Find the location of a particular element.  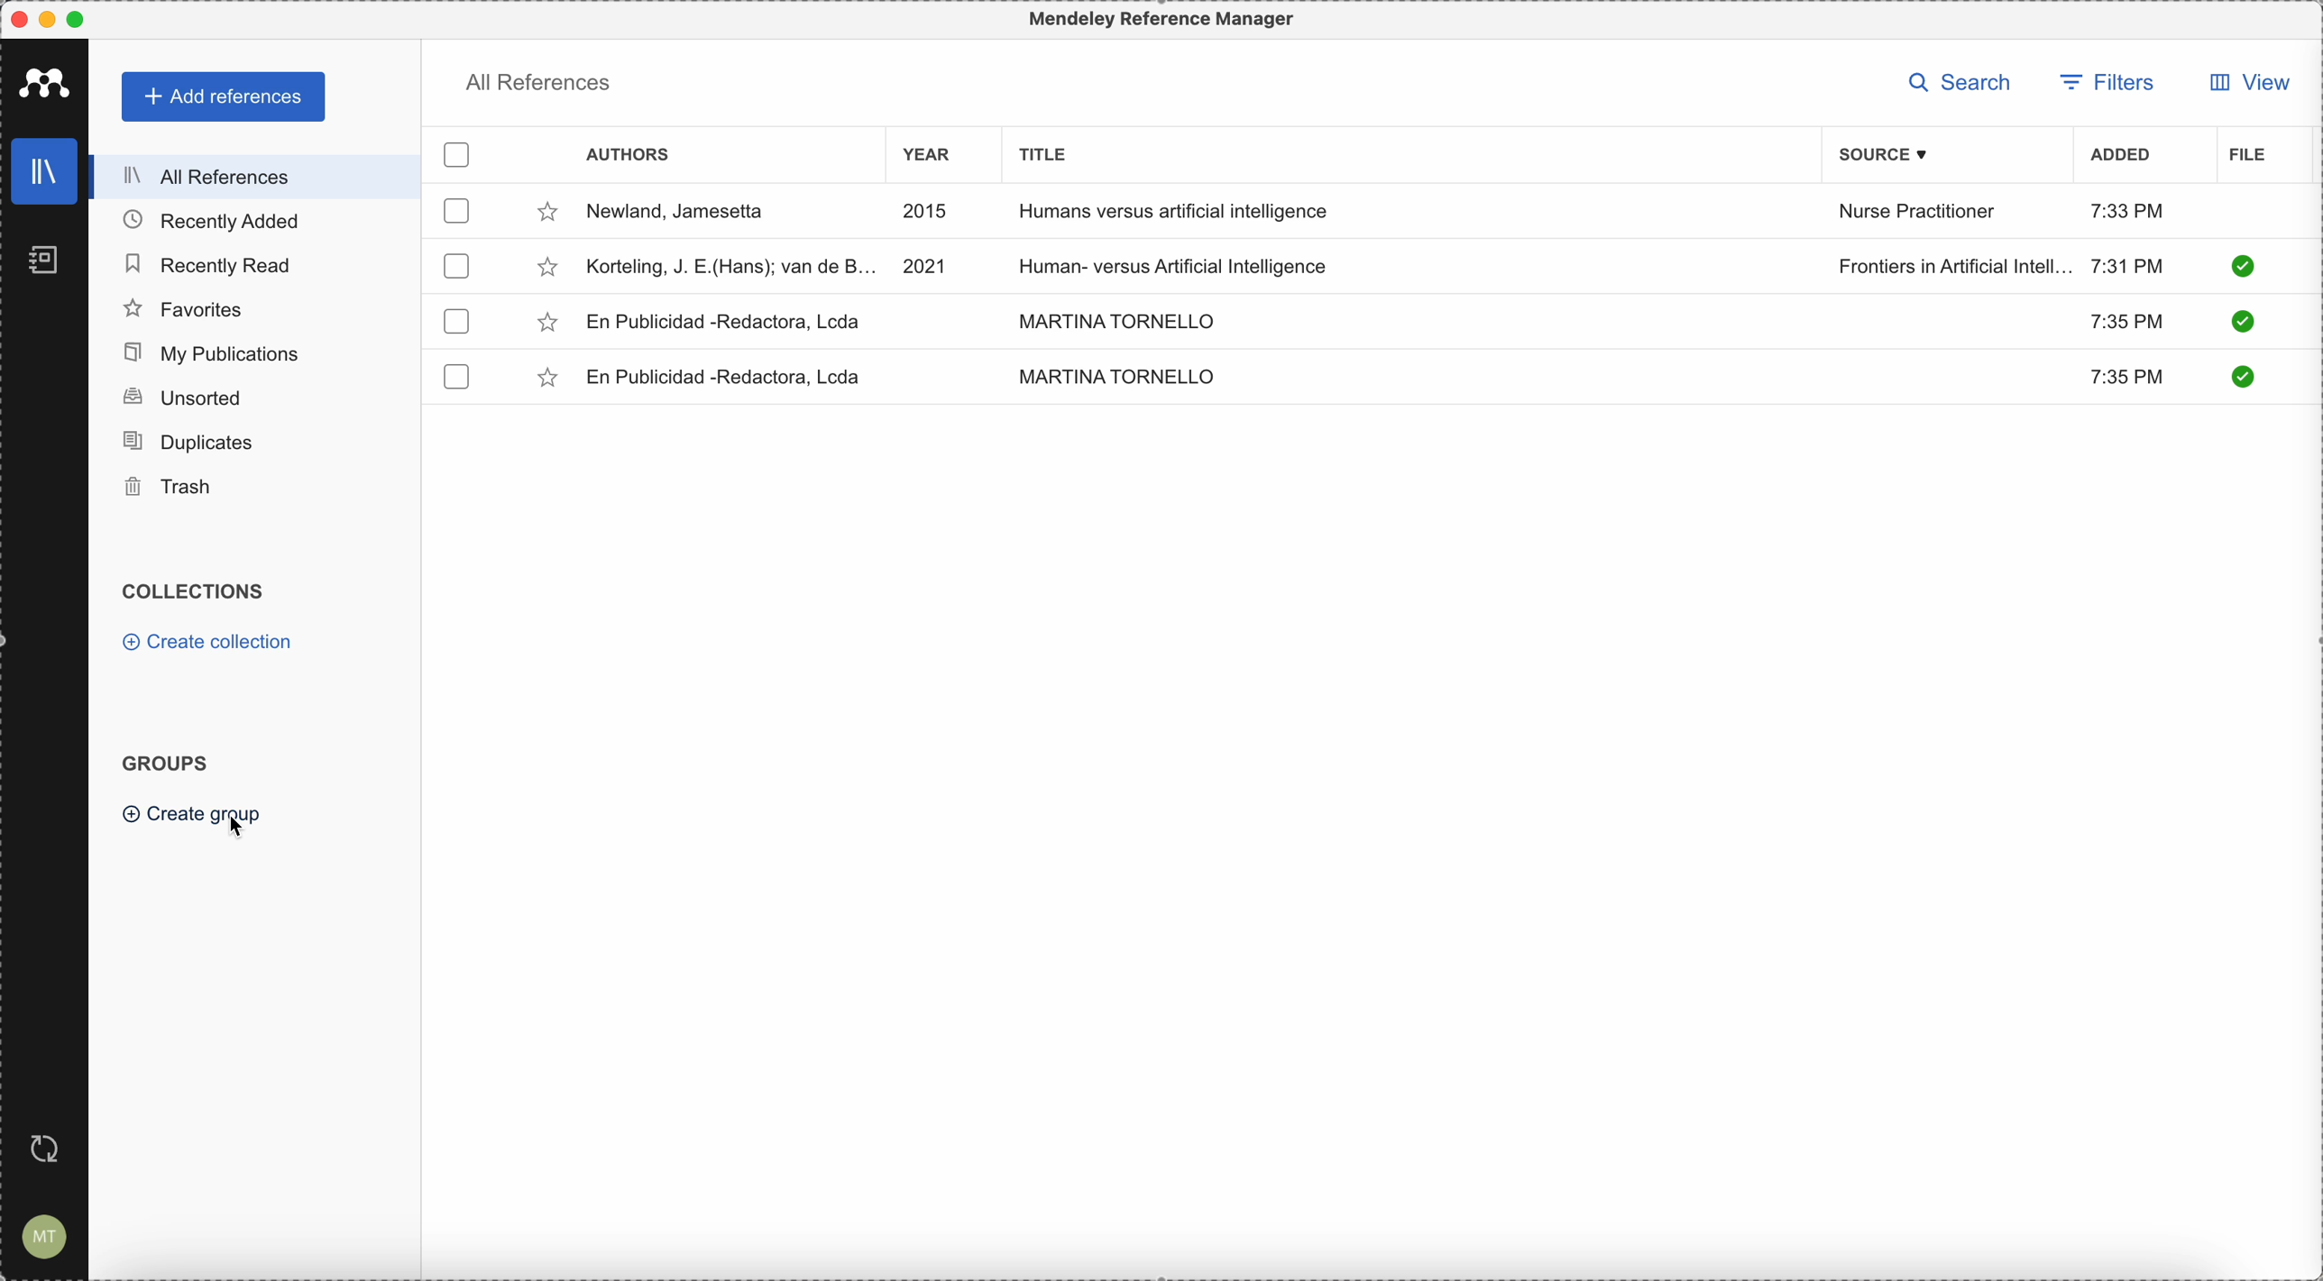

check it is located at coordinates (2242, 266).